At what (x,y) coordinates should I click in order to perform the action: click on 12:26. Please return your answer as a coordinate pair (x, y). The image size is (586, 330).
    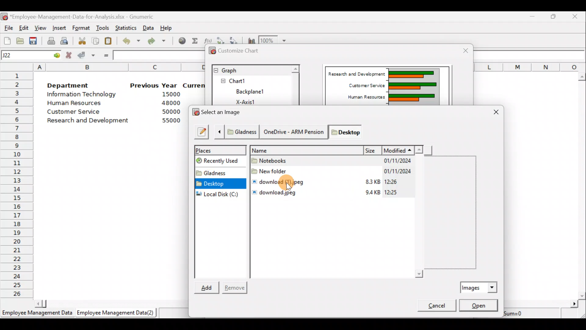
    Looking at the image, I should click on (394, 182).